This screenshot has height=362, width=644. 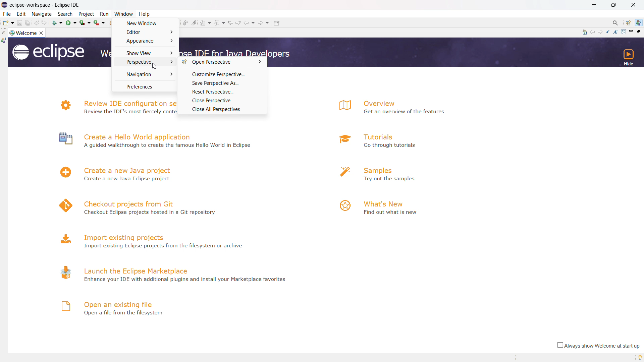 What do you see at coordinates (593, 5) in the screenshot?
I see `minimize` at bounding box center [593, 5].